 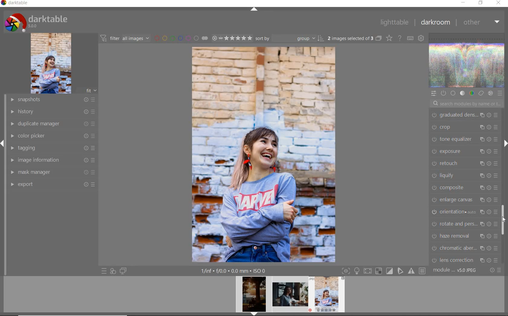 I want to click on history, so click(x=52, y=111).